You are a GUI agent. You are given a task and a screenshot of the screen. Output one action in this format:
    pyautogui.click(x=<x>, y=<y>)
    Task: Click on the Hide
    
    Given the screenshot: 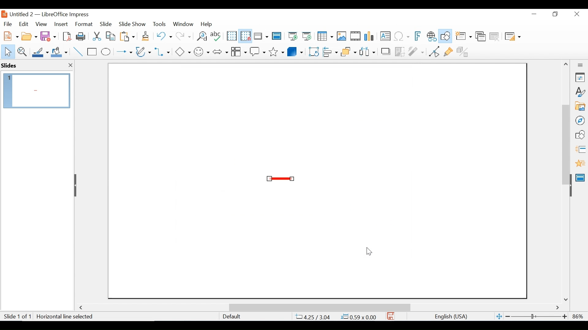 What is the action you would take?
    pyautogui.click(x=570, y=184)
    